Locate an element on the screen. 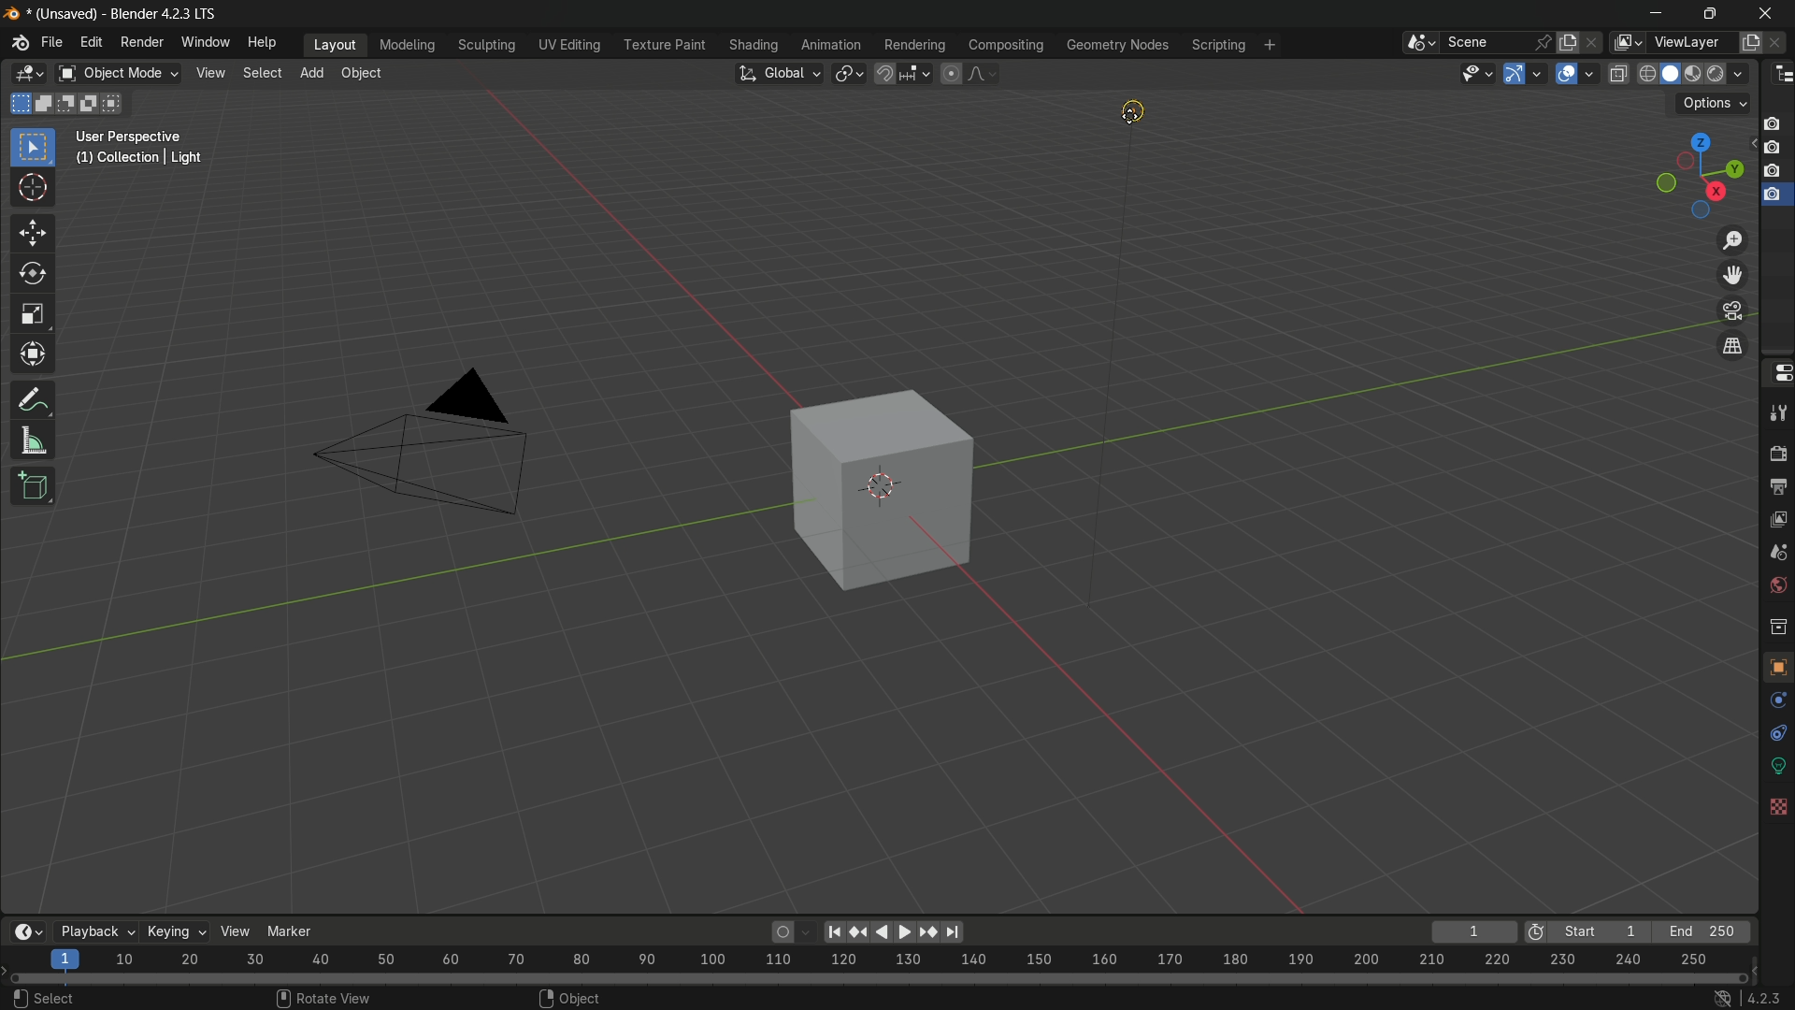  user perspective (1) collection | cube is located at coordinates (150, 148).